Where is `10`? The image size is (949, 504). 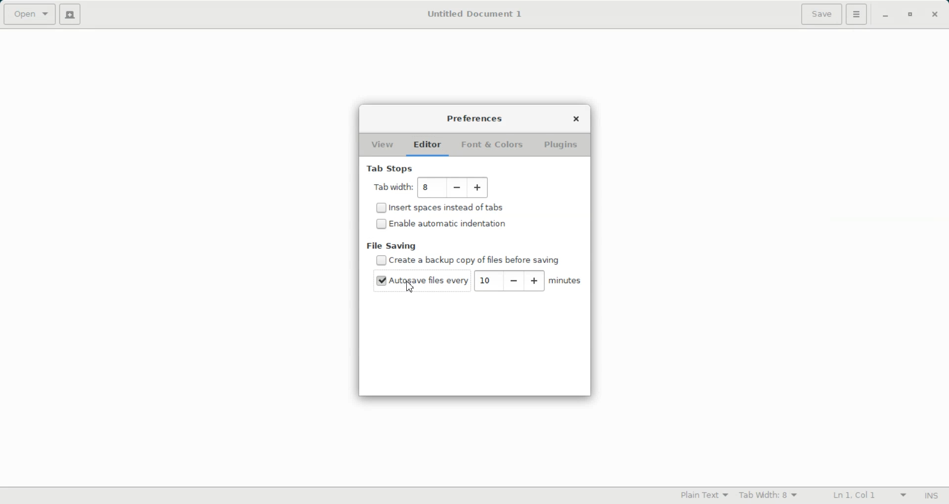 10 is located at coordinates (428, 187).